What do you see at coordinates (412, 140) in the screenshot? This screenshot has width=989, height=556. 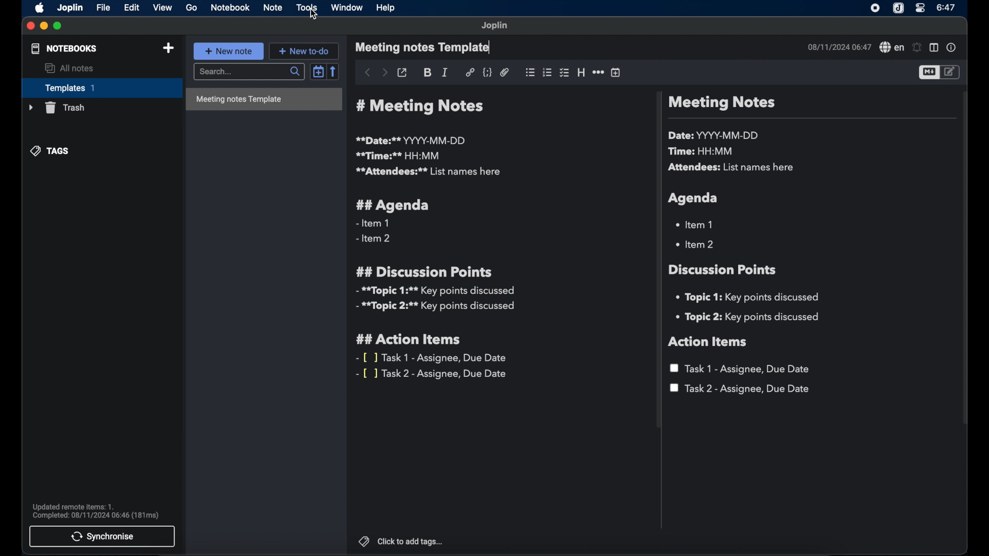 I see `**date:** YYYY-MM-DD` at bounding box center [412, 140].